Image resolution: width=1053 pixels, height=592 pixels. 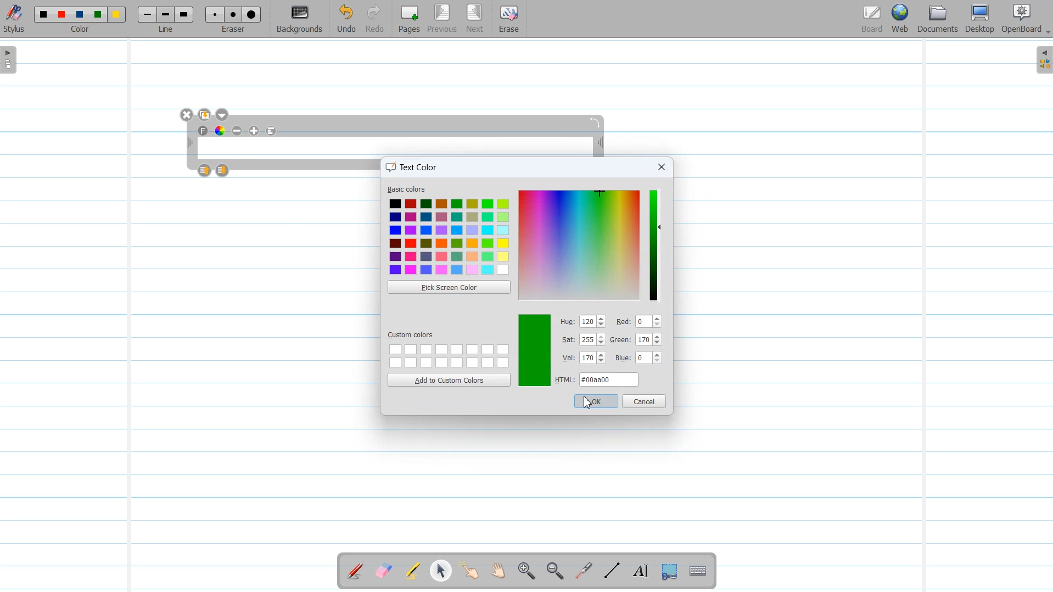 I want to click on Color Code HTML, so click(x=597, y=379).